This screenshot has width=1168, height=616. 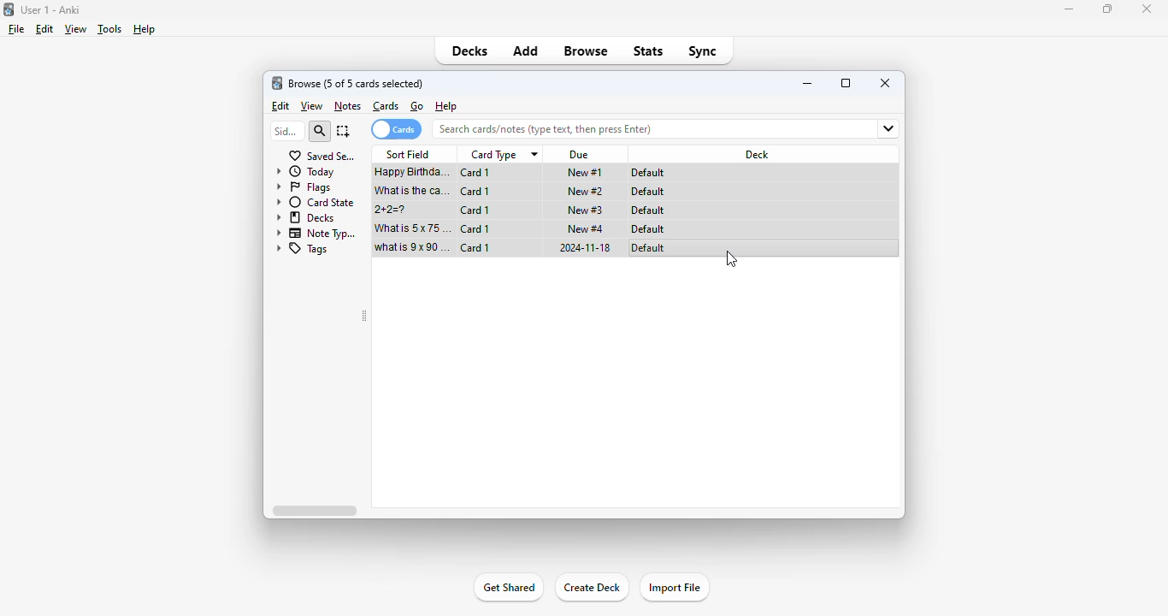 I want to click on decks, so click(x=306, y=217).